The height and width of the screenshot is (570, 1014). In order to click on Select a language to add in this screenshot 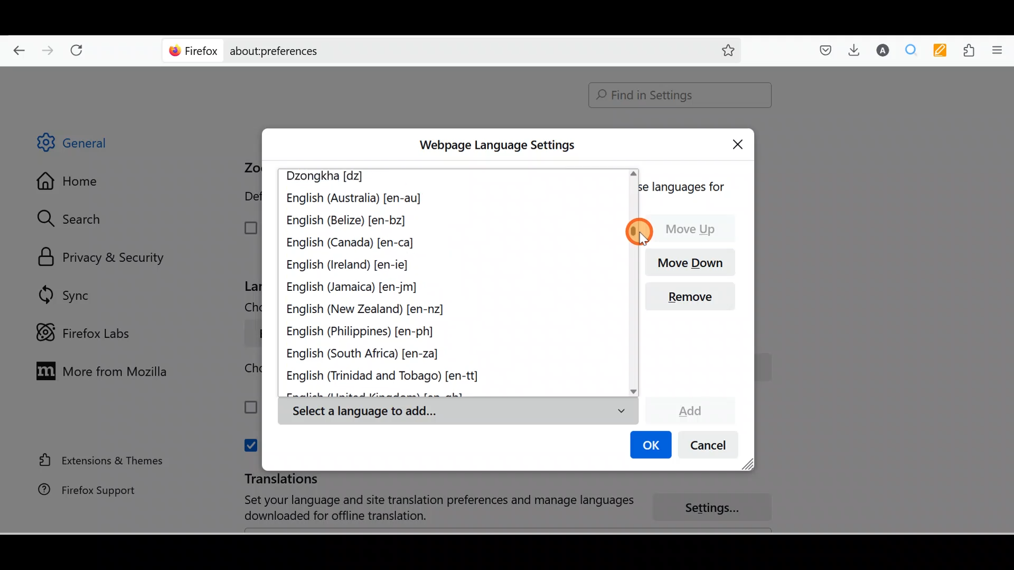, I will do `click(457, 412)`.